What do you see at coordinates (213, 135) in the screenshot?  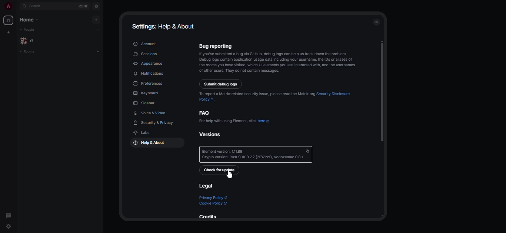 I see `versions` at bounding box center [213, 135].